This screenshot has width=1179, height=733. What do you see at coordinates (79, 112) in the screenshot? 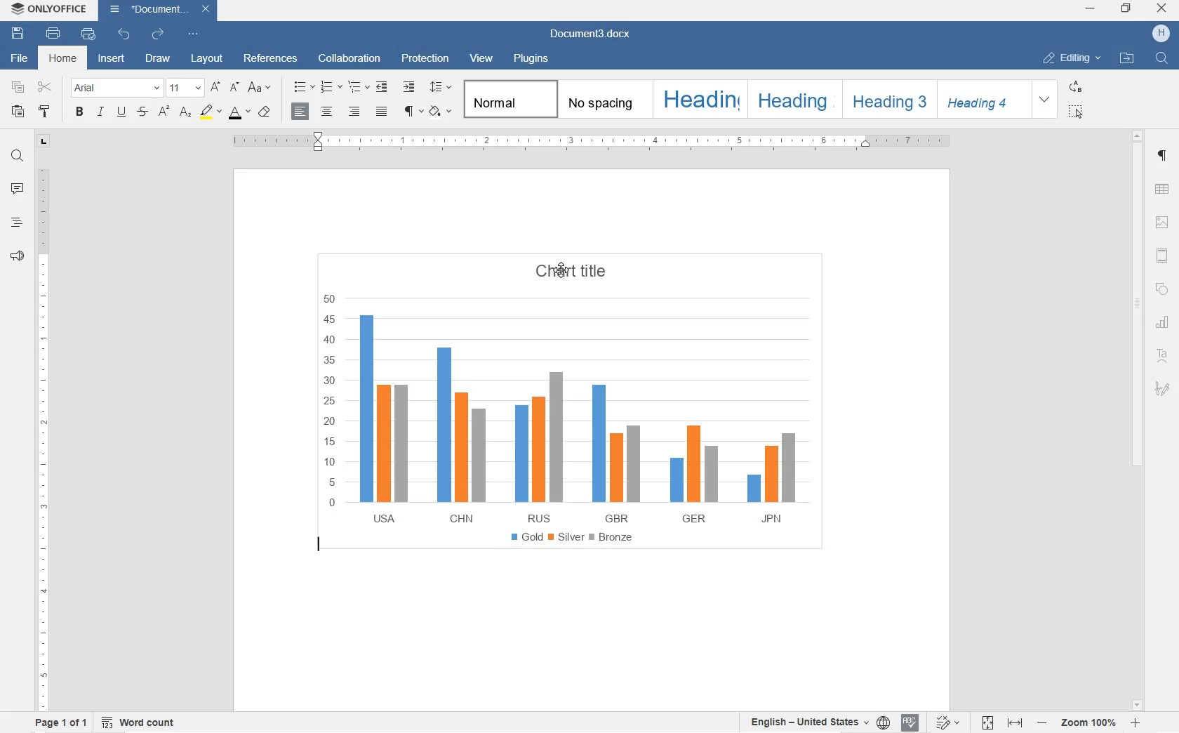
I see `BOLD` at bounding box center [79, 112].